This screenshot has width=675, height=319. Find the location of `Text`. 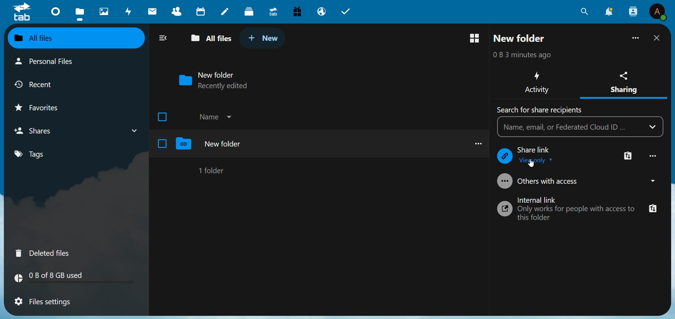

Text is located at coordinates (540, 110).